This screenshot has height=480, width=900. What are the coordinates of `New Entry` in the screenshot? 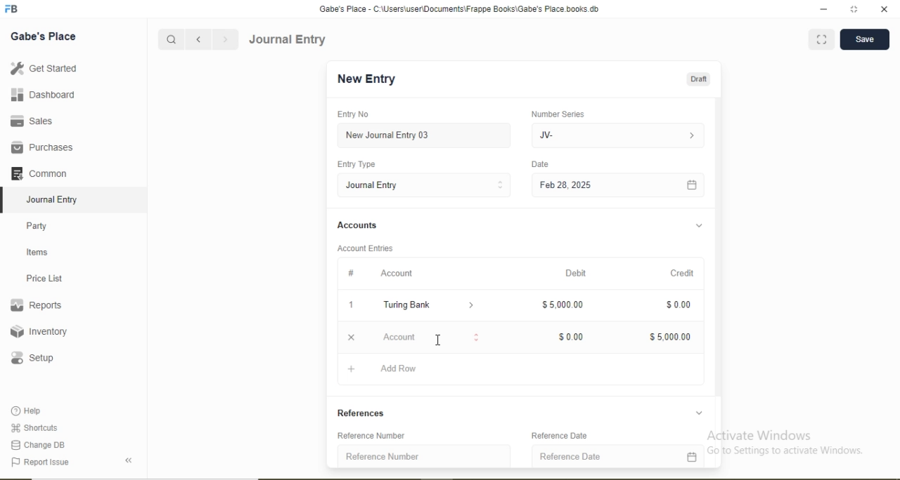 It's located at (366, 79).